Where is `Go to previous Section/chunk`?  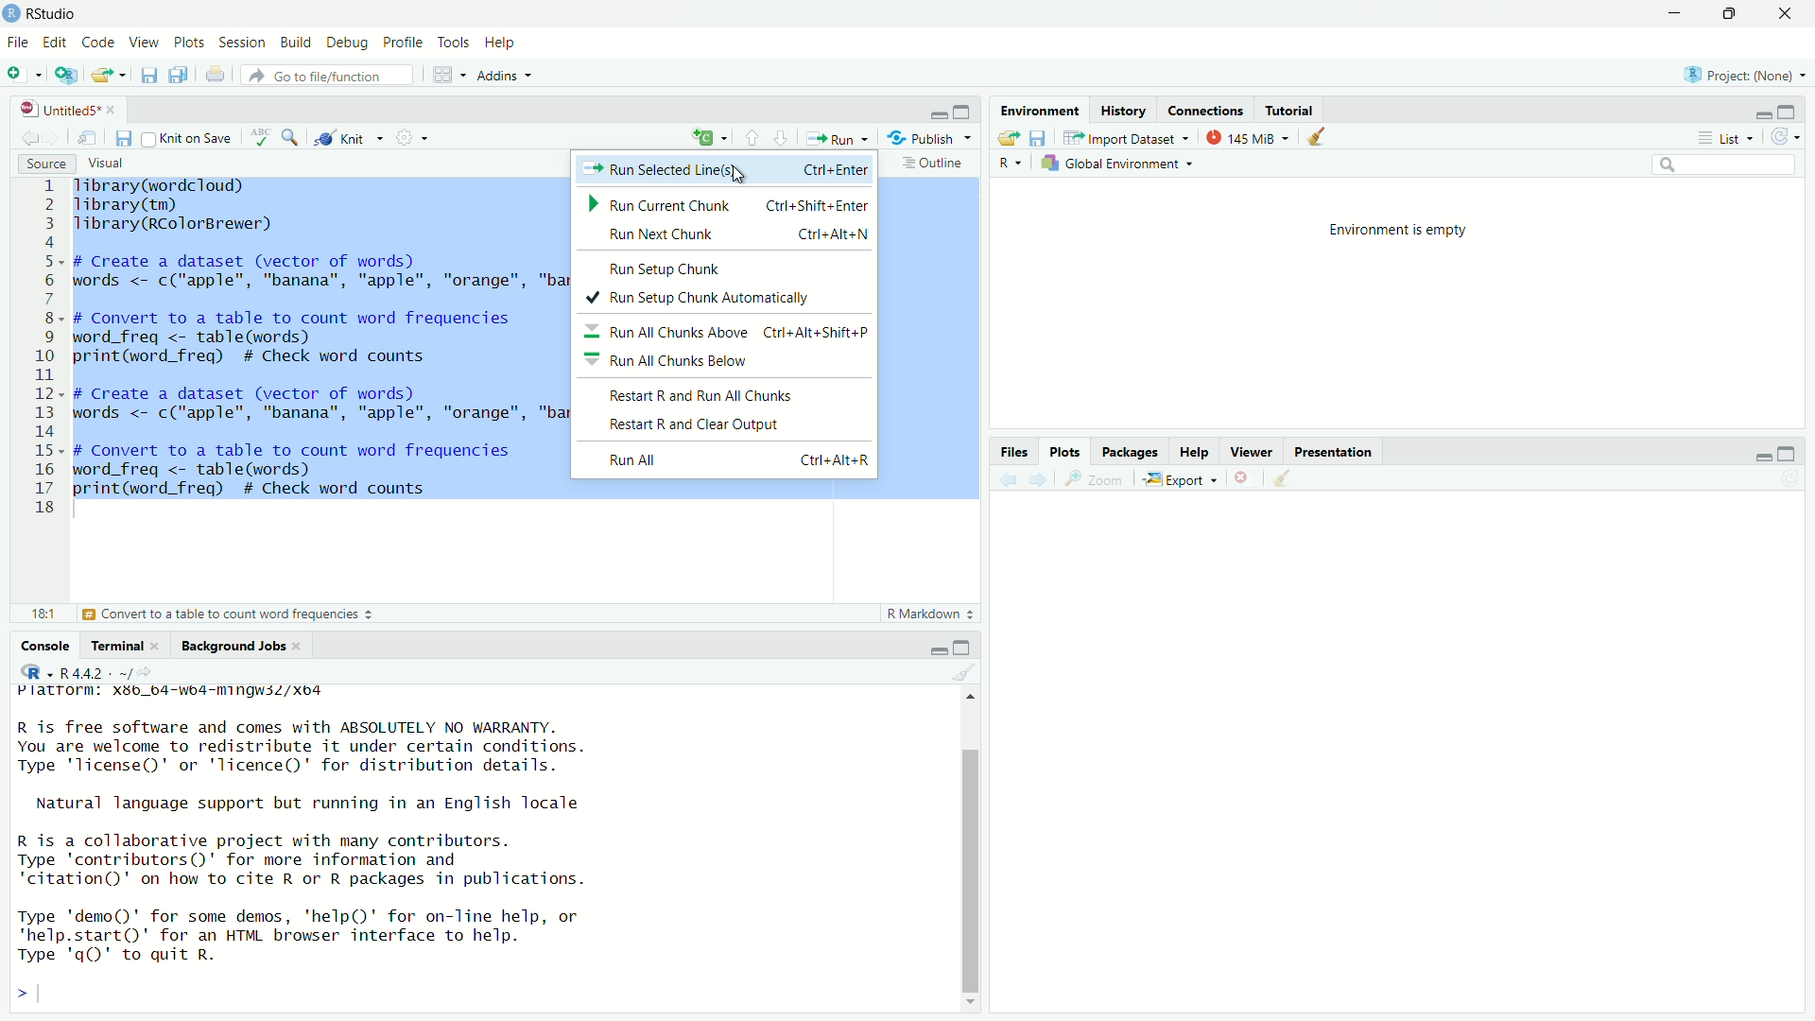
Go to previous Section/chunk is located at coordinates (754, 140).